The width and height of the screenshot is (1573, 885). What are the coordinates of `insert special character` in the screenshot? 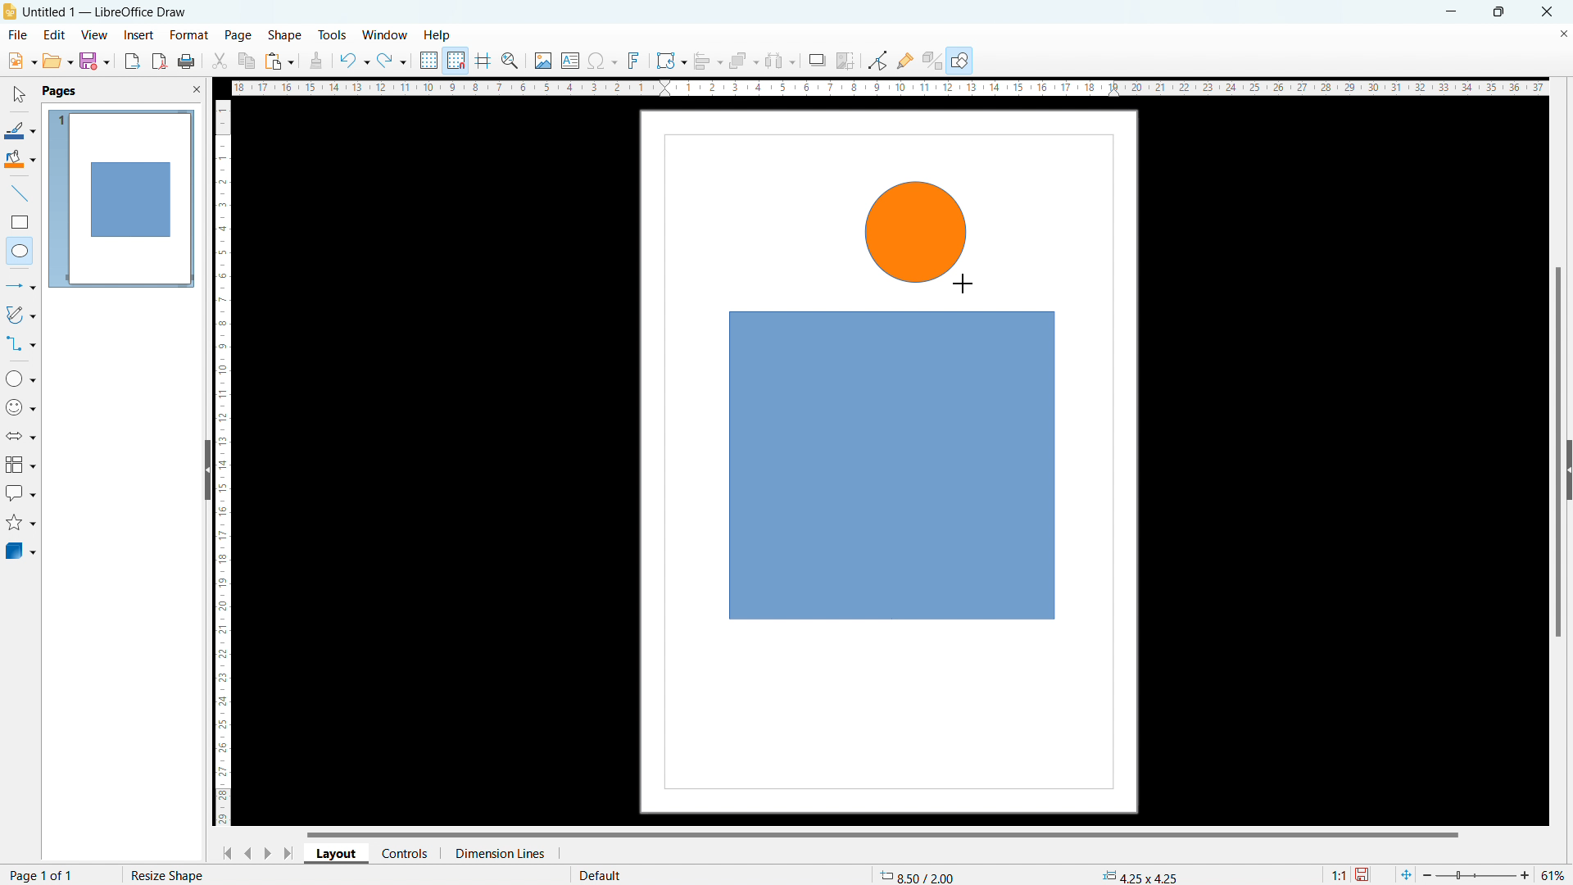 It's located at (603, 61).